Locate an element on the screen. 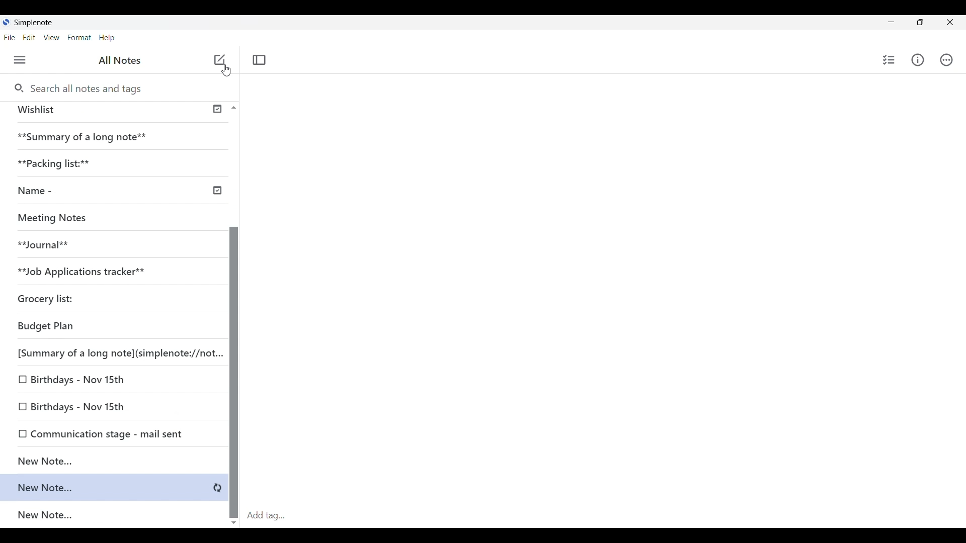 Image resolution: width=966 pixels, height=543 pixels. Add tag is located at coordinates (604, 515).